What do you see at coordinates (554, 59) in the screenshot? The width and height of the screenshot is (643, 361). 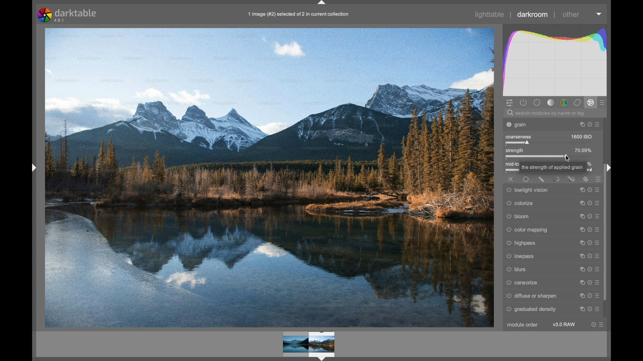 I see `histogram` at bounding box center [554, 59].